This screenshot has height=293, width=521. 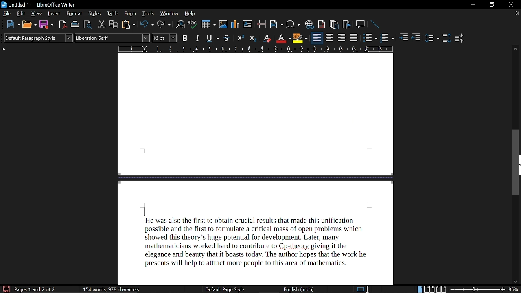 What do you see at coordinates (40, 5) in the screenshot?
I see `current window: Untitled 1 — LibreOffice Writer` at bounding box center [40, 5].